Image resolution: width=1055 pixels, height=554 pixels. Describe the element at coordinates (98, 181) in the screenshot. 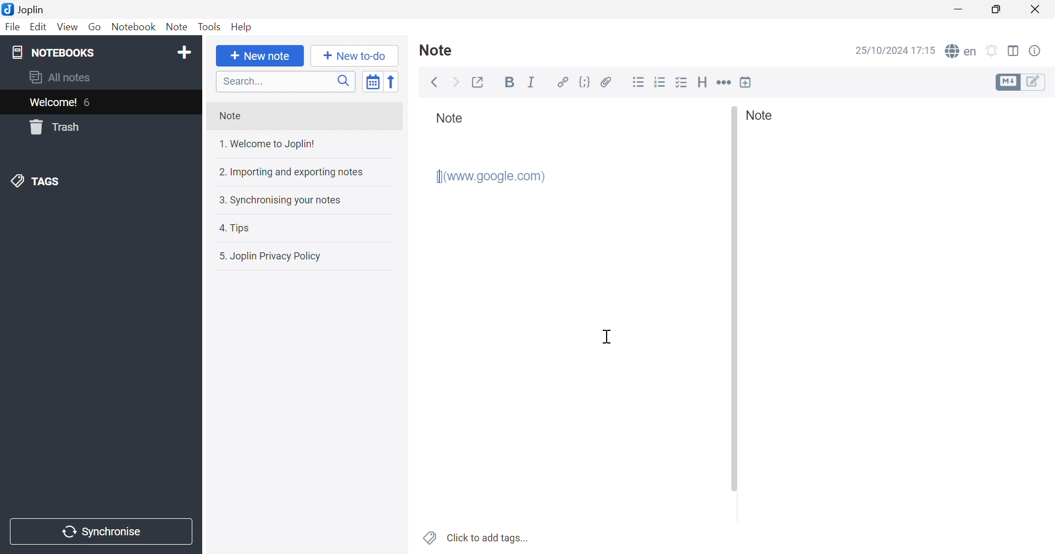

I see `Tags` at that location.